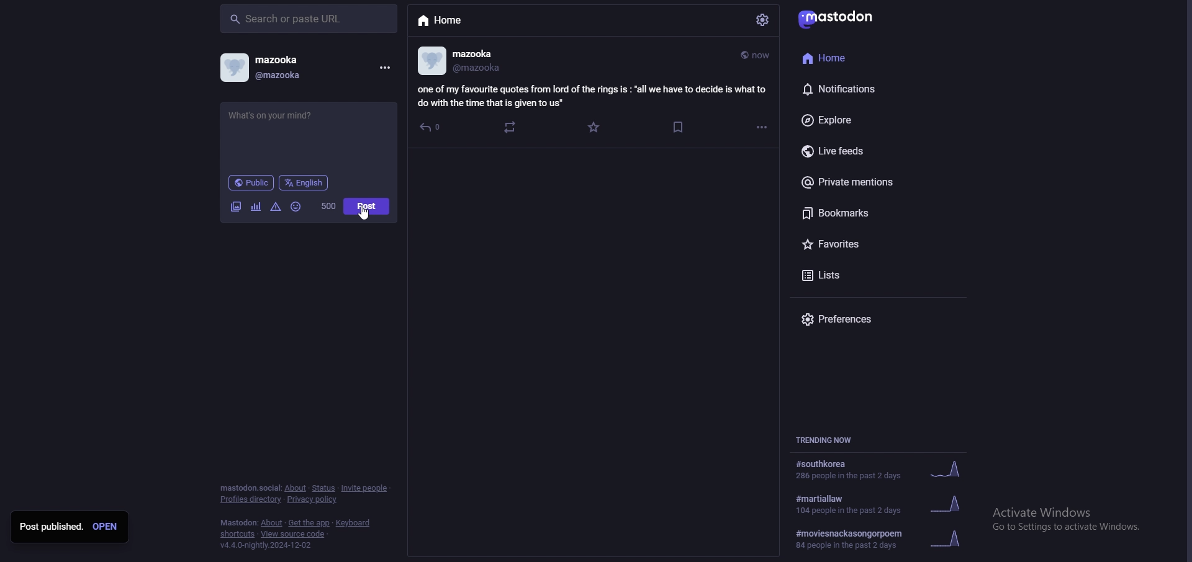  What do you see at coordinates (872, 213) in the screenshot?
I see `bookmarks` at bounding box center [872, 213].